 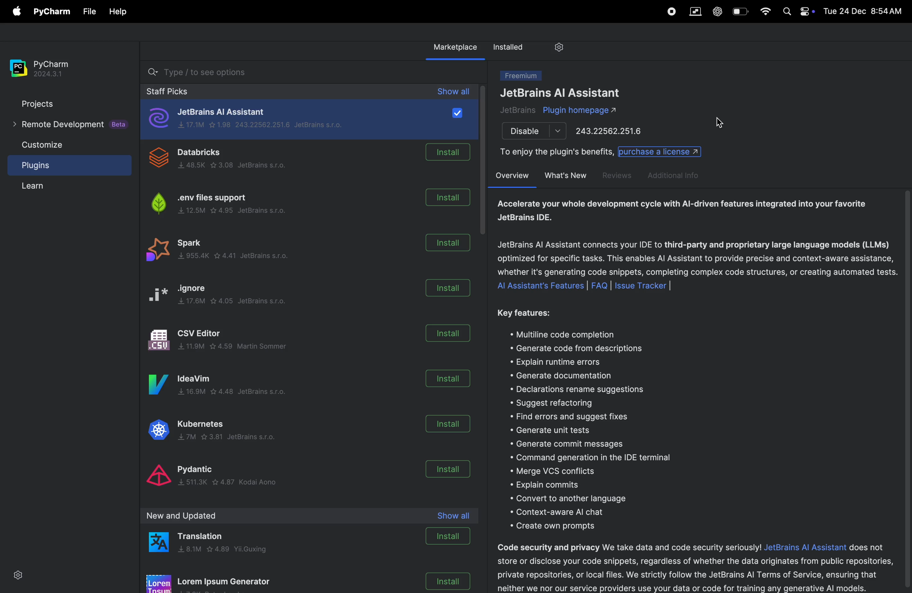 I want to click on translation, so click(x=230, y=547).